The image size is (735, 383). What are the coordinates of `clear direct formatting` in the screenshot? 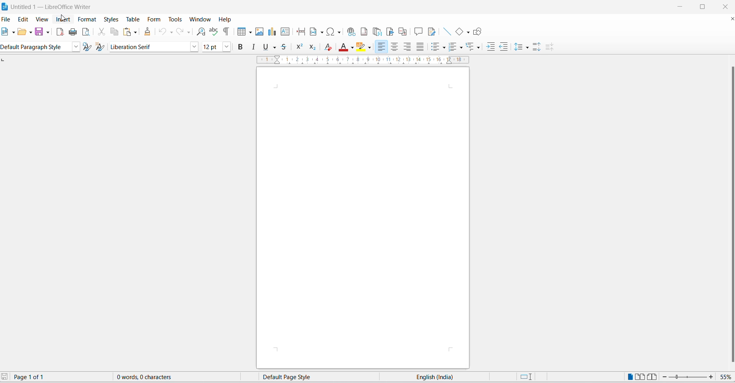 It's located at (330, 47).